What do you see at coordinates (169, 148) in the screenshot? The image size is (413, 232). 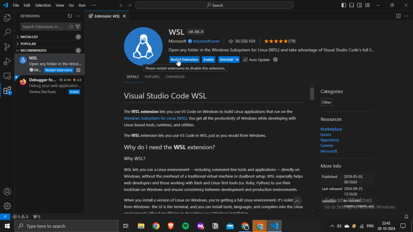 I see `Why do | need the WSL extension?` at bounding box center [169, 148].